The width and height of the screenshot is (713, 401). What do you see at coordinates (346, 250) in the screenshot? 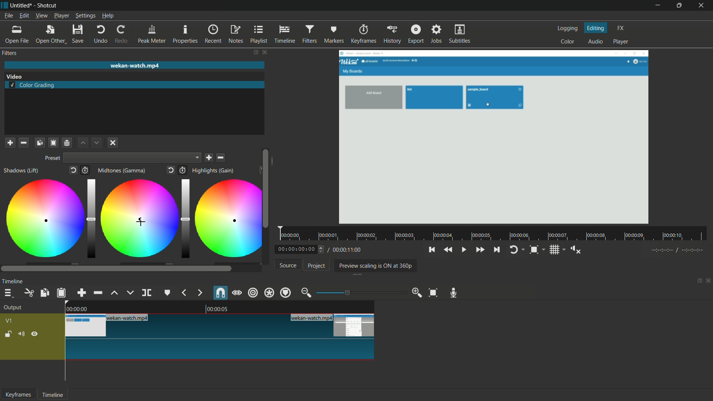
I see `total time` at bounding box center [346, 250].